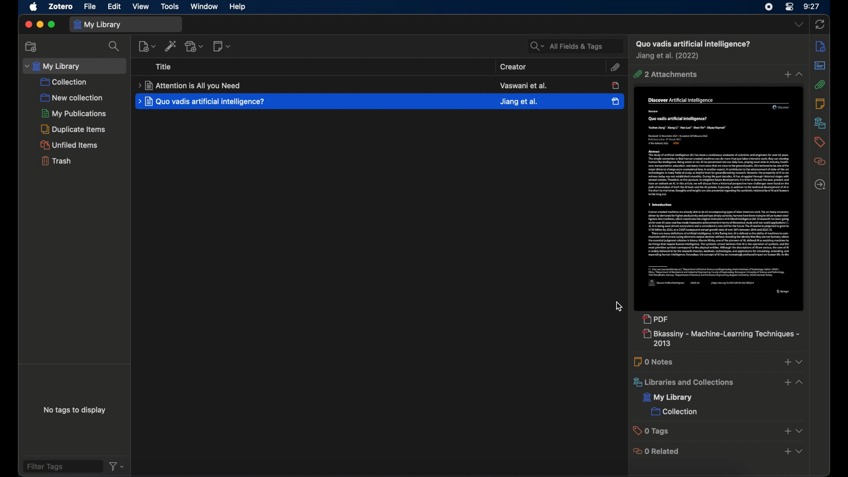 Image resolution: width=848 pixels, height=477 pixels. Describe the element at coordinates (799, 25) in the screenshot. I see `dropdown menu` at that location.